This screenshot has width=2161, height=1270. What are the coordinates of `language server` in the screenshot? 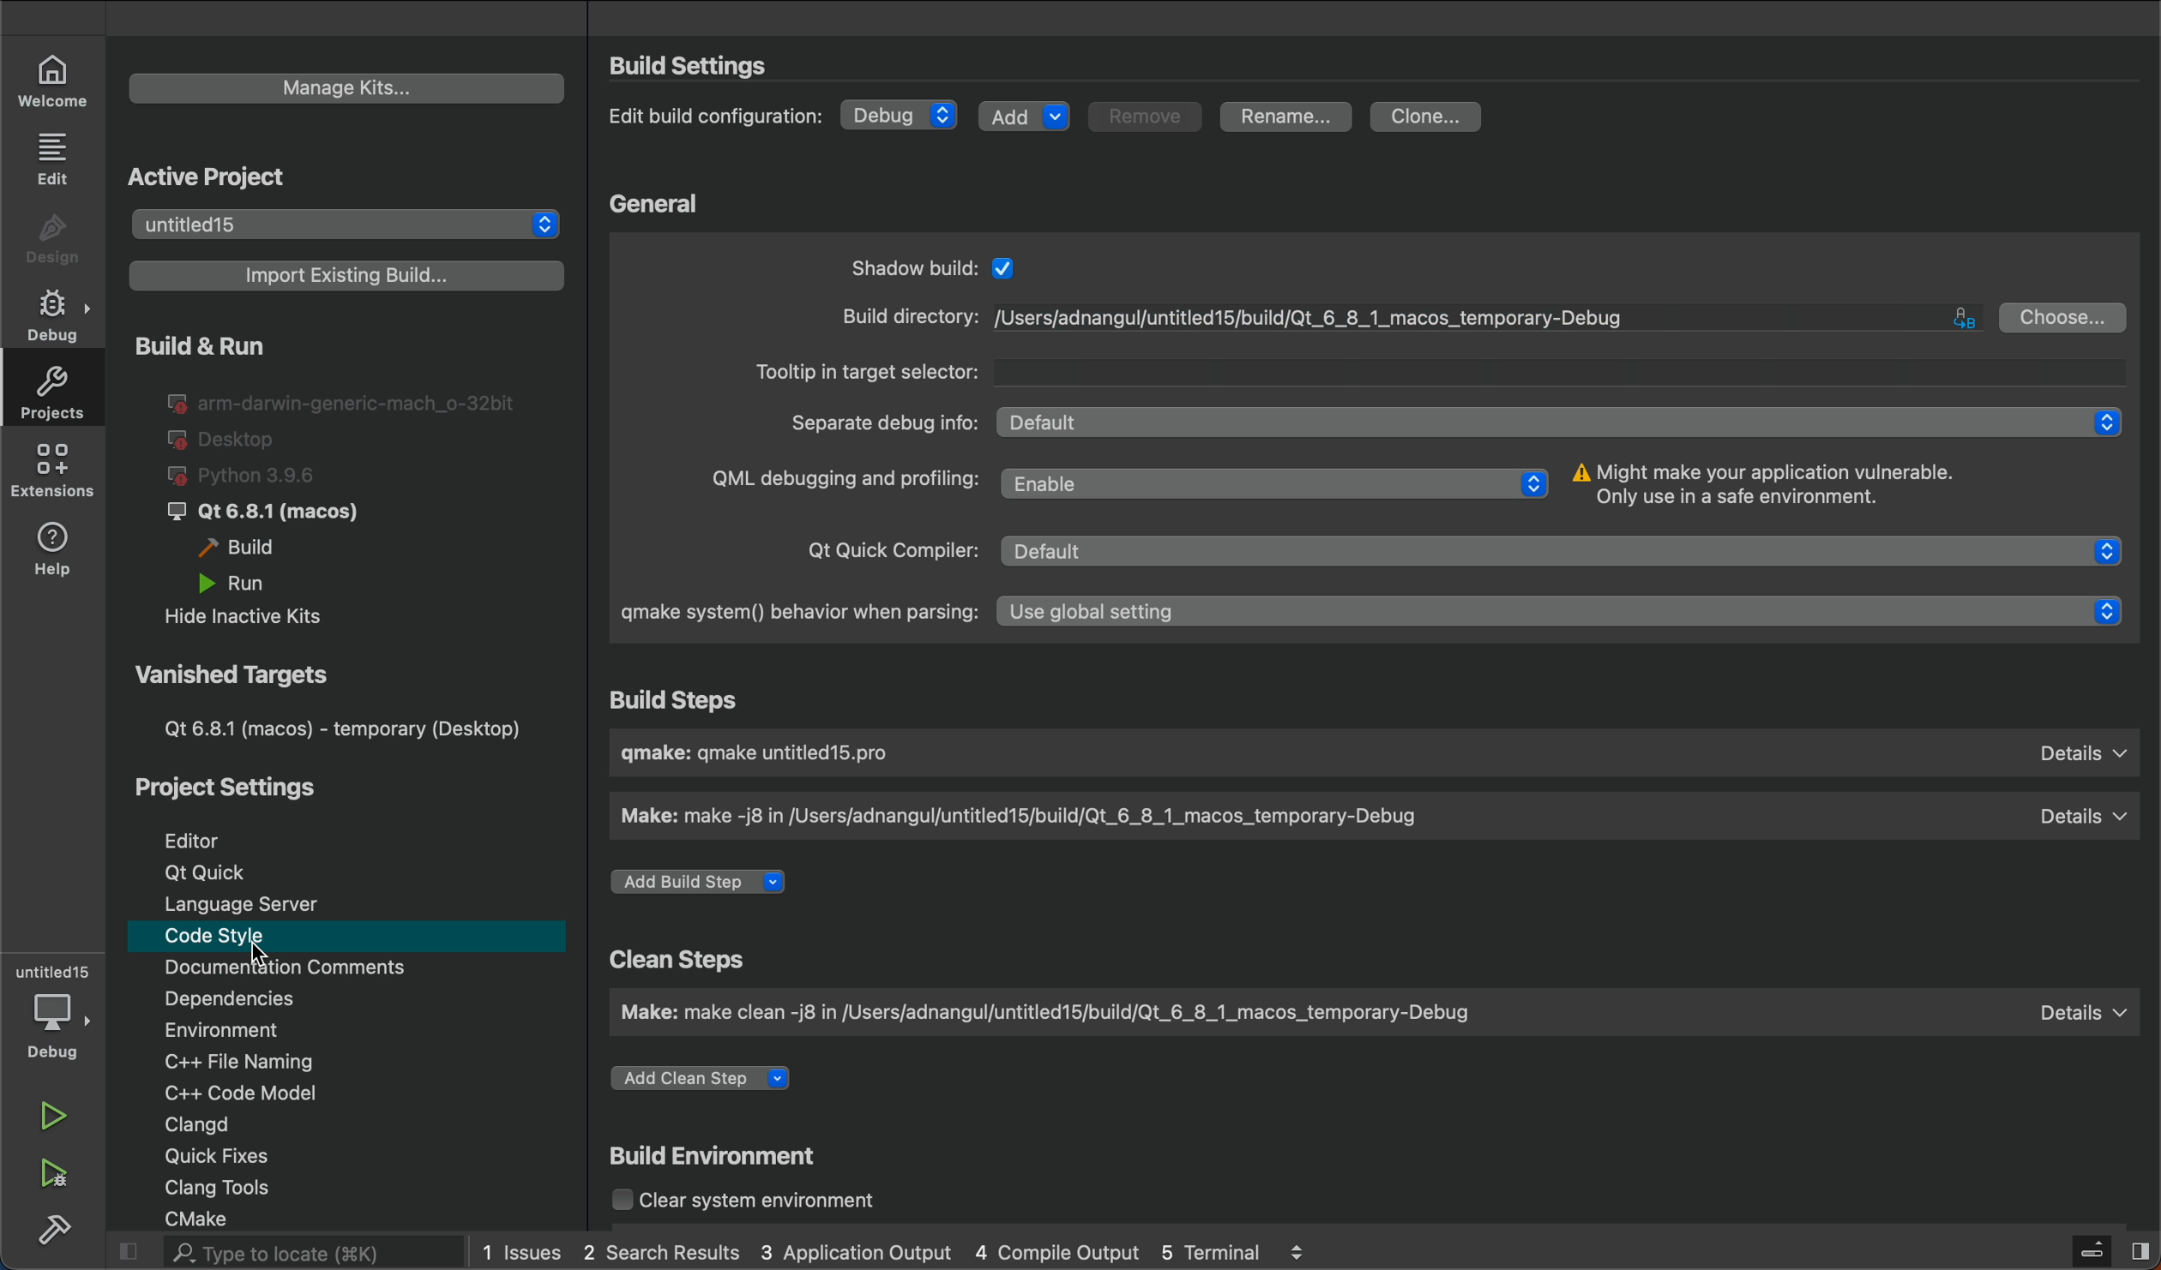 It's located at (251, 905).